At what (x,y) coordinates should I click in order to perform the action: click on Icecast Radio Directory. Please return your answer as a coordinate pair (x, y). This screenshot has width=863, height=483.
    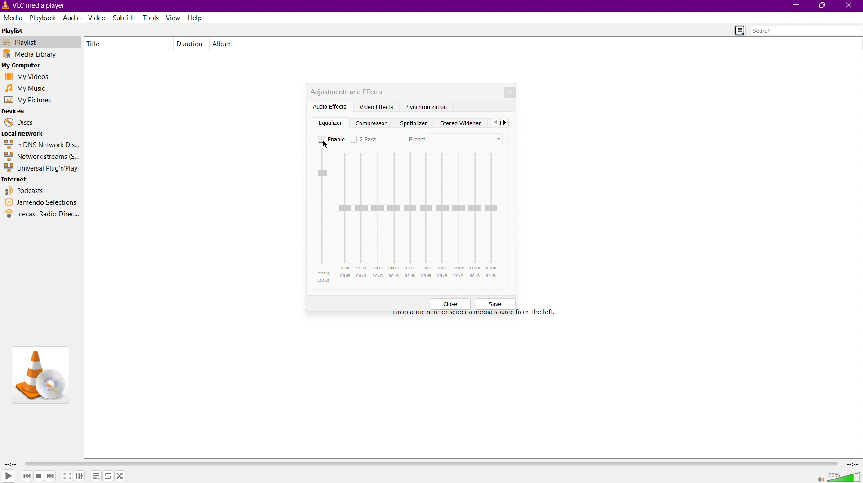
    Looking at the image, I should click on (42, 215).